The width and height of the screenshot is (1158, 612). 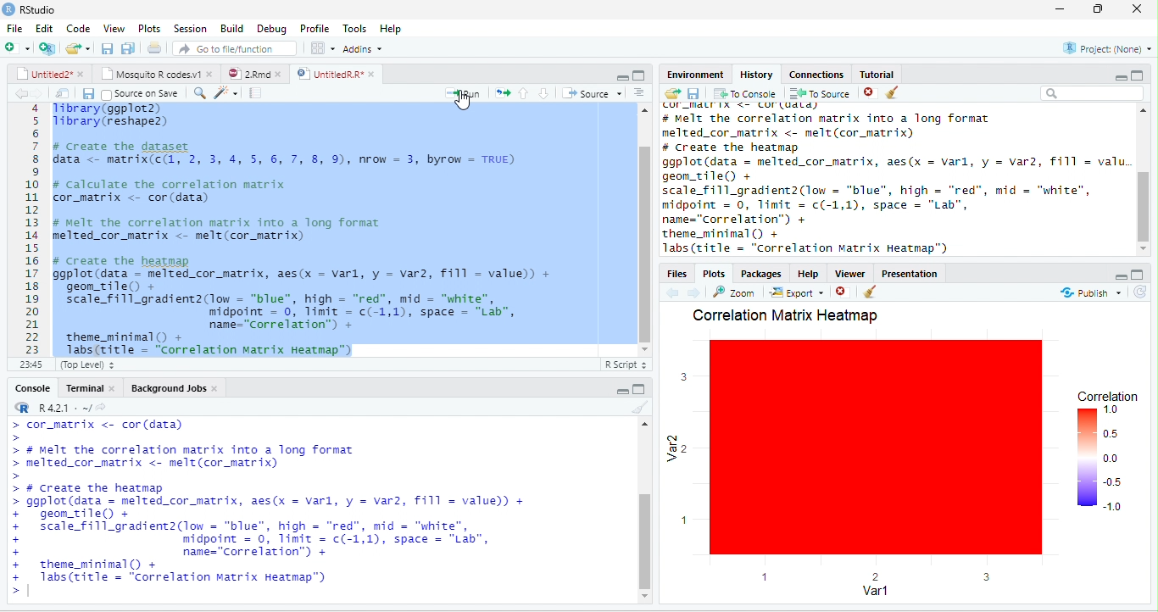 What do you see at coordinates (849, 271) in the screenshot?
I see `viewer` at bounding box center [849, 271].